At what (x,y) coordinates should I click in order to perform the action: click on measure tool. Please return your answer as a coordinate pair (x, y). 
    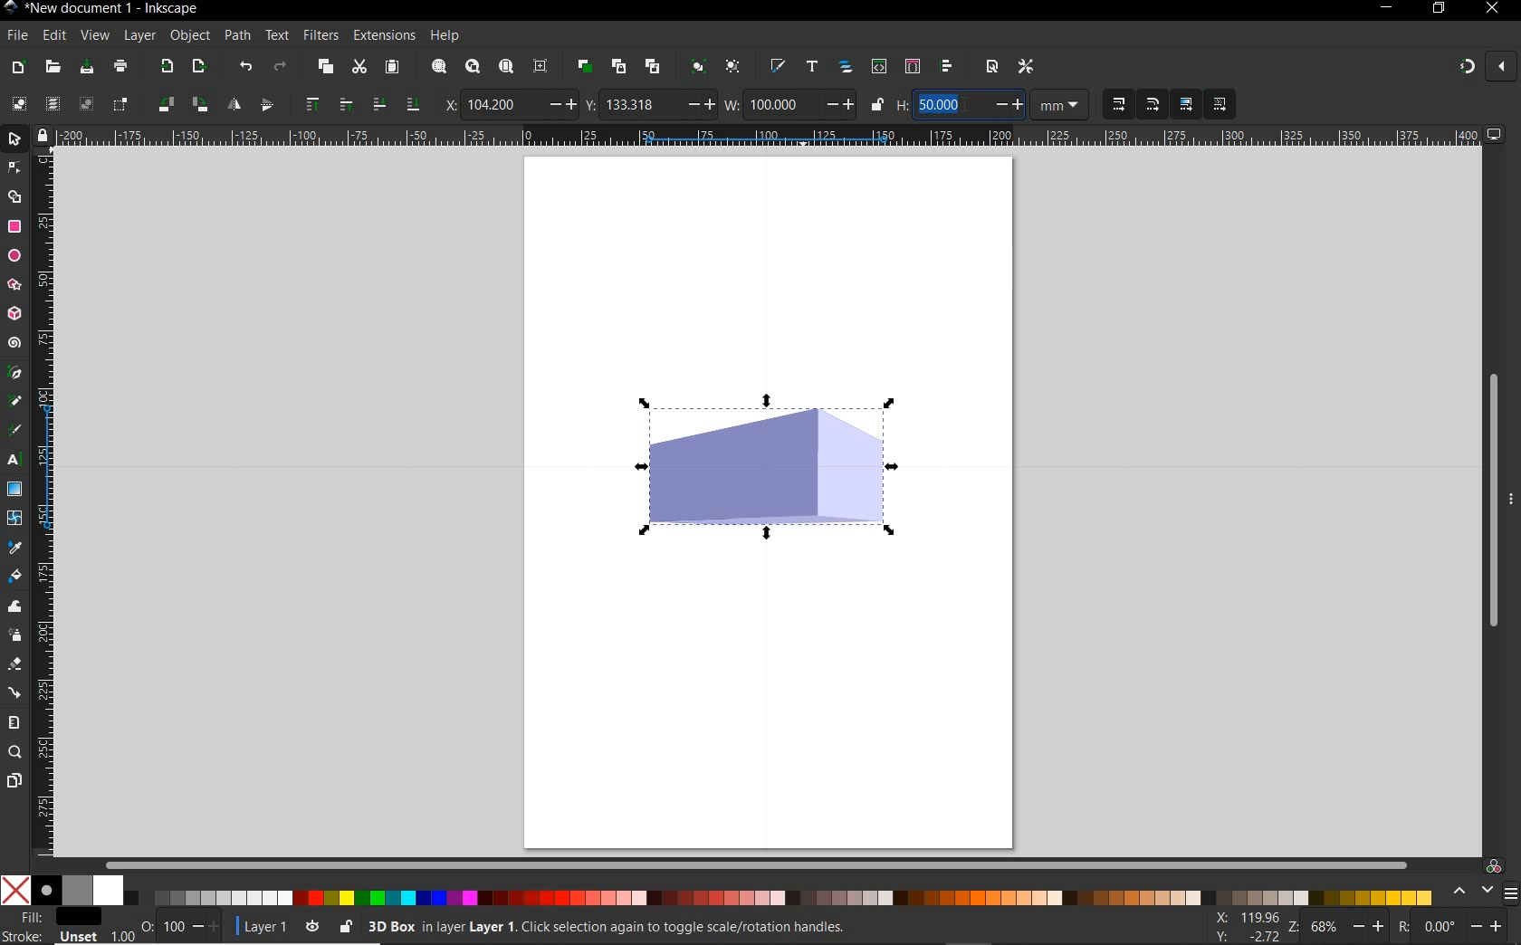
    Looking at the image, I should click on (13, 723).